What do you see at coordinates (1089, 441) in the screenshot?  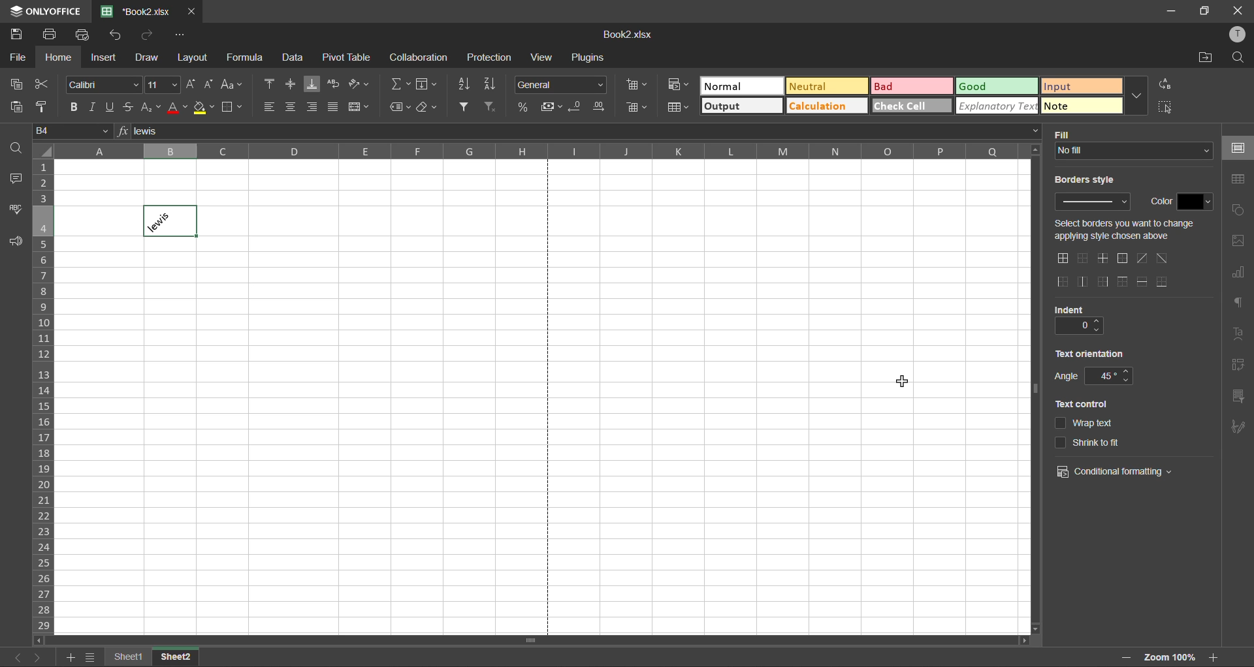 I see `shrink to it` at bounding box center [1089, 441].